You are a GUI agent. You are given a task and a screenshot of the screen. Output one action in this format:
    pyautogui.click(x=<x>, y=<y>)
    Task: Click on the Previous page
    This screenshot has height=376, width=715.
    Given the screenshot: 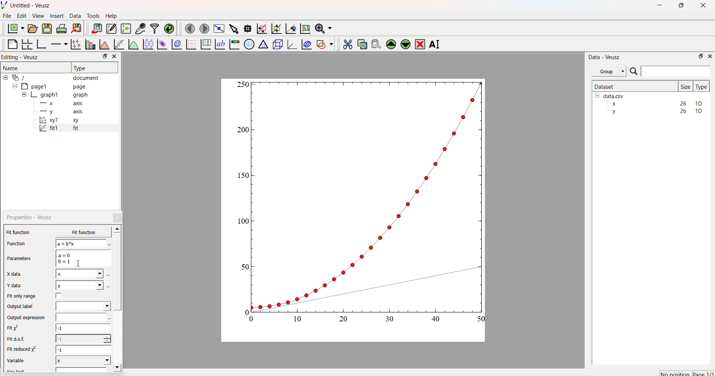 What is the action you would take?
    pyautogui.click(x=190, y=29)
    